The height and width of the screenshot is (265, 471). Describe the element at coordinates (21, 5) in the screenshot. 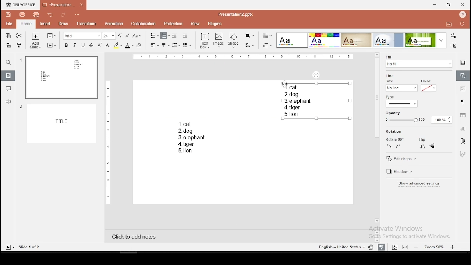

I see `icon` at that location.